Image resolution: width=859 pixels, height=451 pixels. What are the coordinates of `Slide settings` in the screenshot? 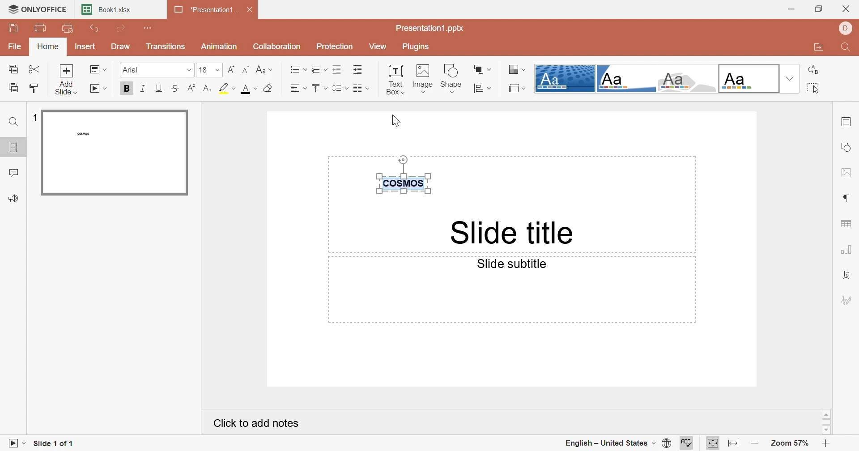 It's located at (849, 121).